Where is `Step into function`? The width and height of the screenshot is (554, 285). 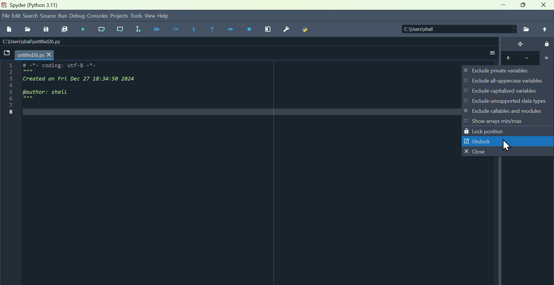 Step into function is located at coordinates (194, 29).